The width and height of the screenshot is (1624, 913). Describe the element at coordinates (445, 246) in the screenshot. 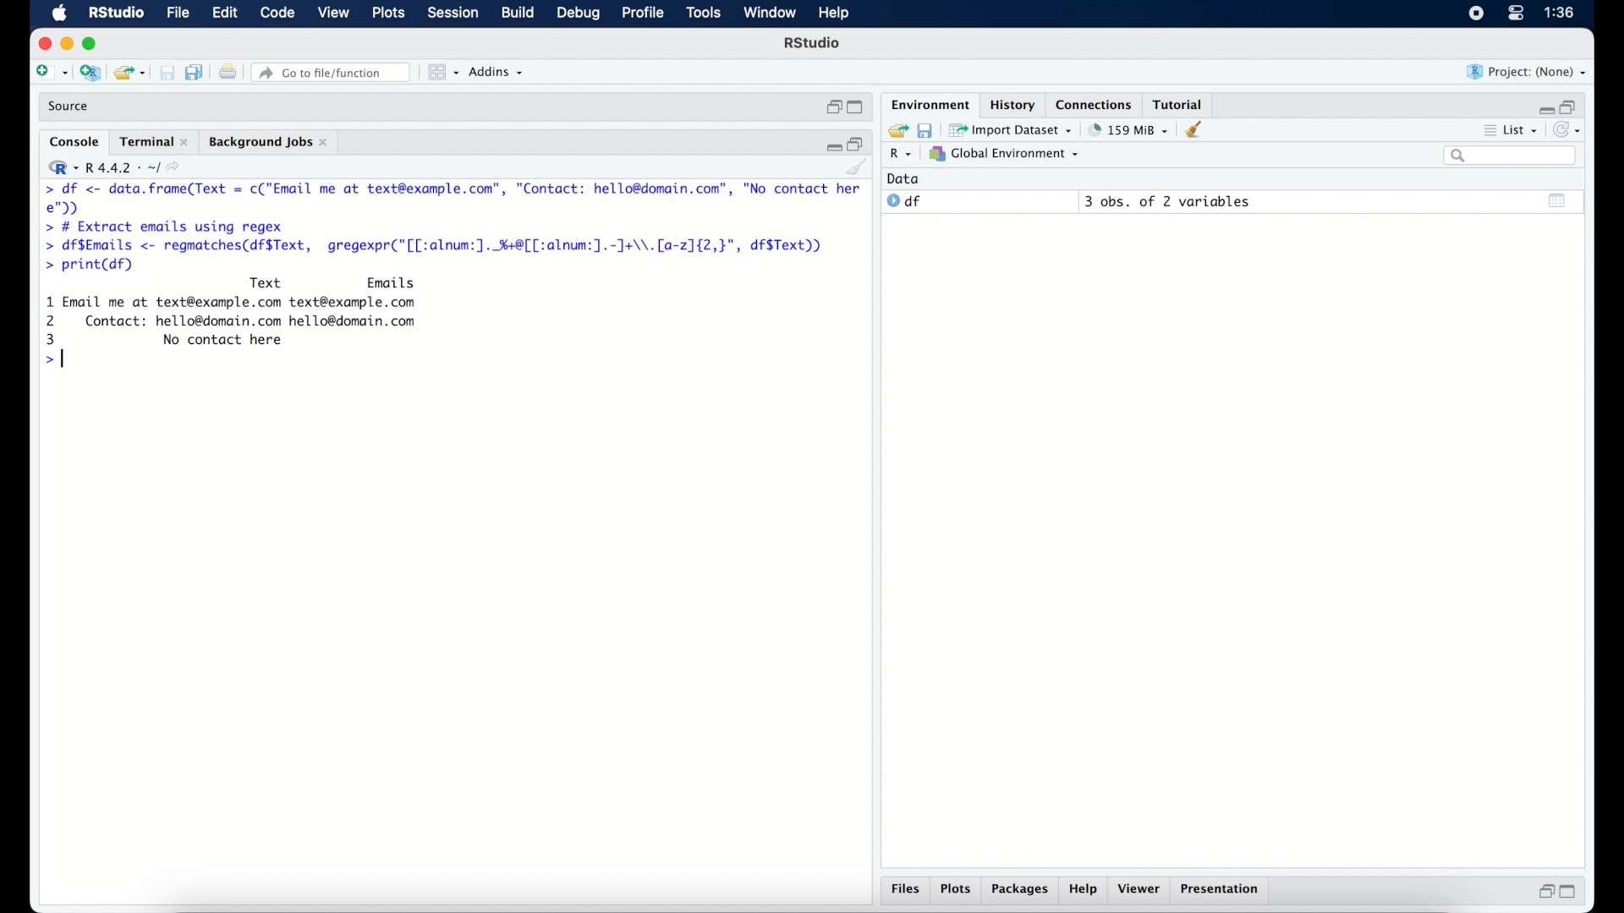

I see `> df$Emails <- regmatches(df$Text, gregexpr("[[:alnum:]. %+8[[:alnum:].-]J+\\.[a-2]{2,}", df$Text))` at that location.